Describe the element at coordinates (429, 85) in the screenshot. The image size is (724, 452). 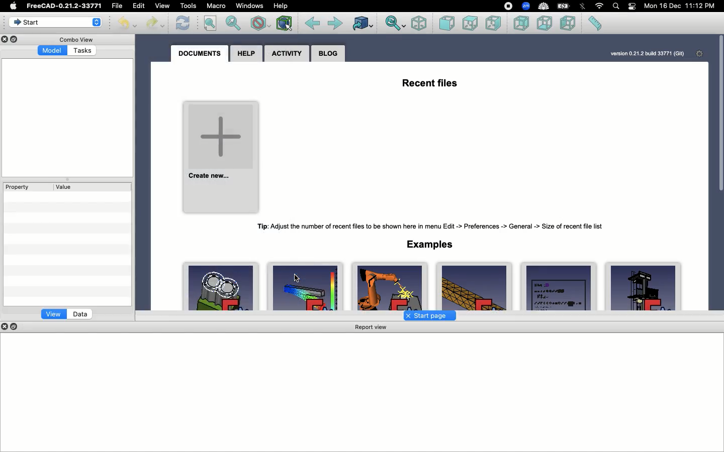
I see `Recent files` at that location.